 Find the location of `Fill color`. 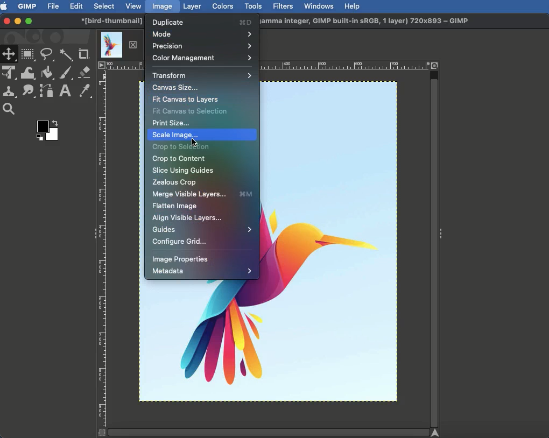

Fill color is located at coordinates (48, 73).